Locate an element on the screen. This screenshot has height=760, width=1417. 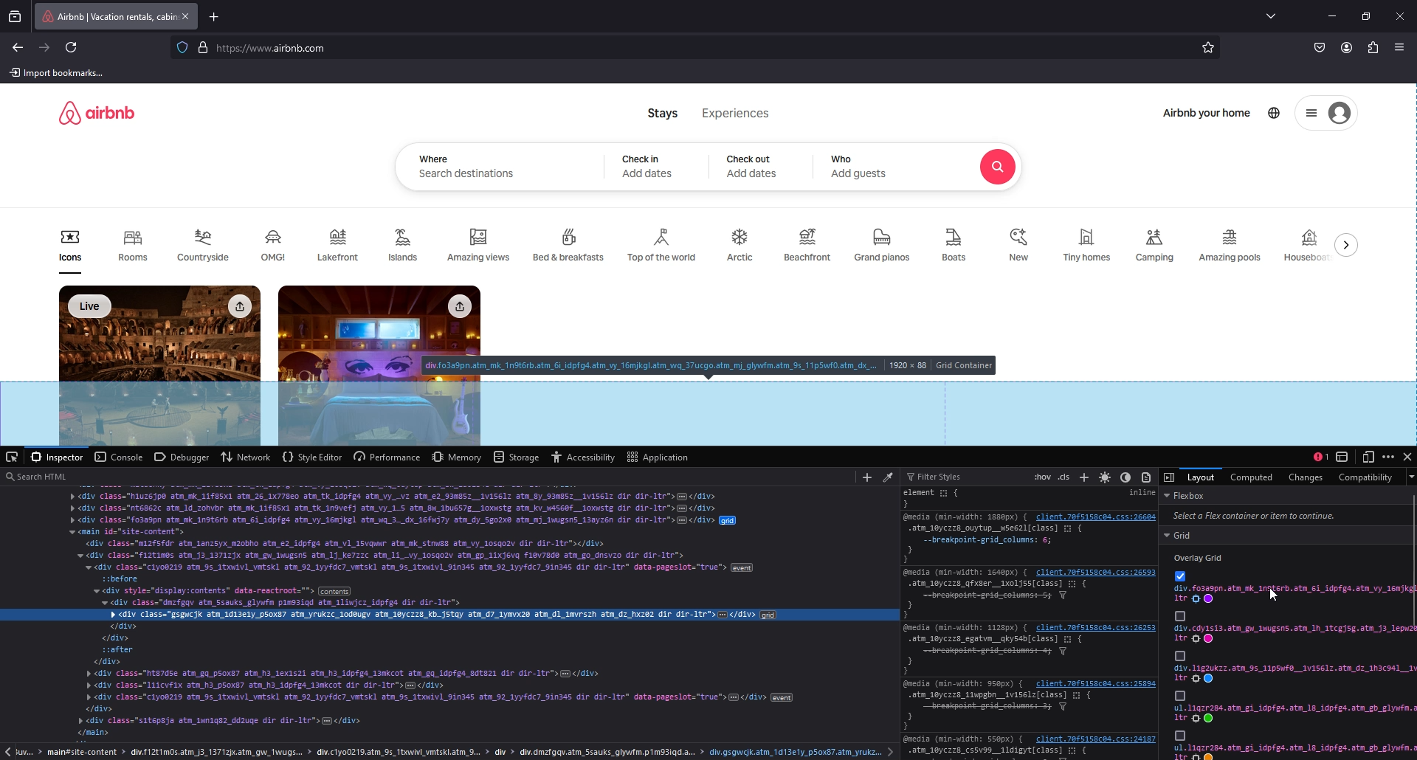
Experiences  is located at coordinates (737, 113).